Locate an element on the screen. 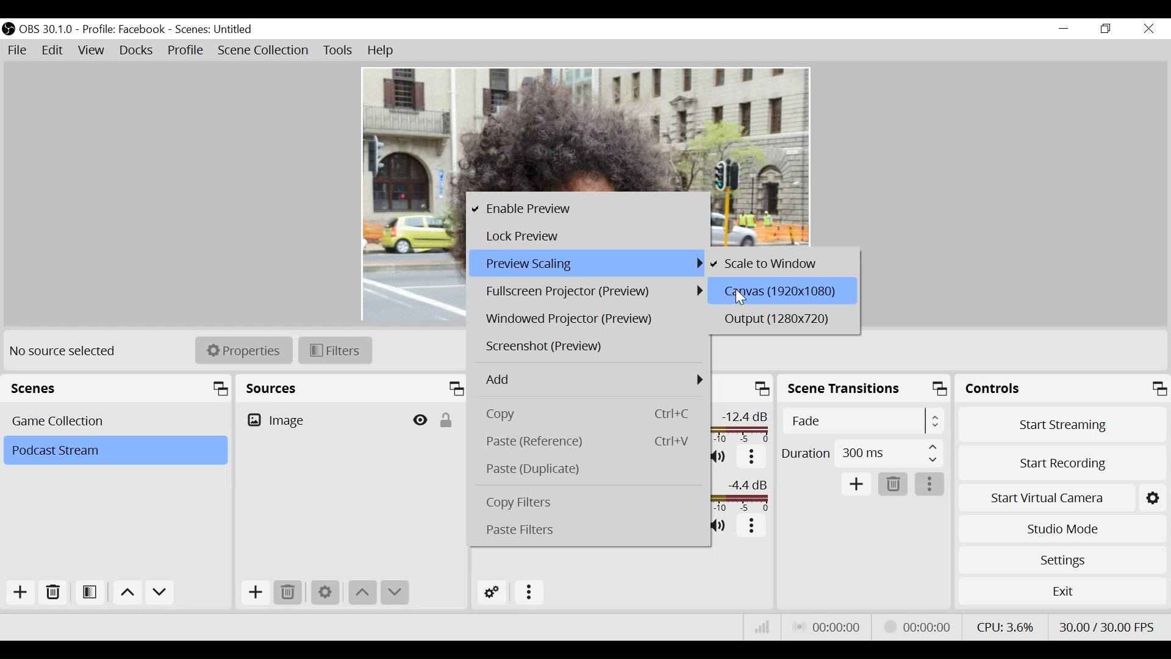 The image size is (1171, 659). Move up is located at coordinates (363, 592).